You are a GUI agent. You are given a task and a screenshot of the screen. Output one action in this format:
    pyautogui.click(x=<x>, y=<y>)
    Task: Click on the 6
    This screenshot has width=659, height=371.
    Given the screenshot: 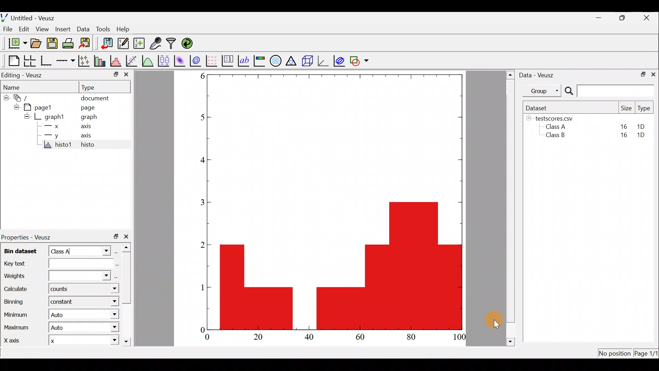 What is the action you would take?
    pyautogui.click(x=199, y=77)
    